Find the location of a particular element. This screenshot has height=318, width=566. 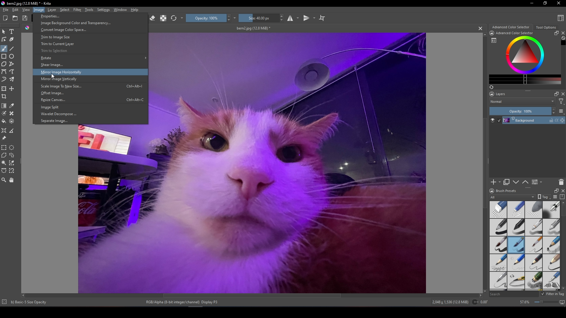

Wavelet decompose is located at coordinates (91, 114).